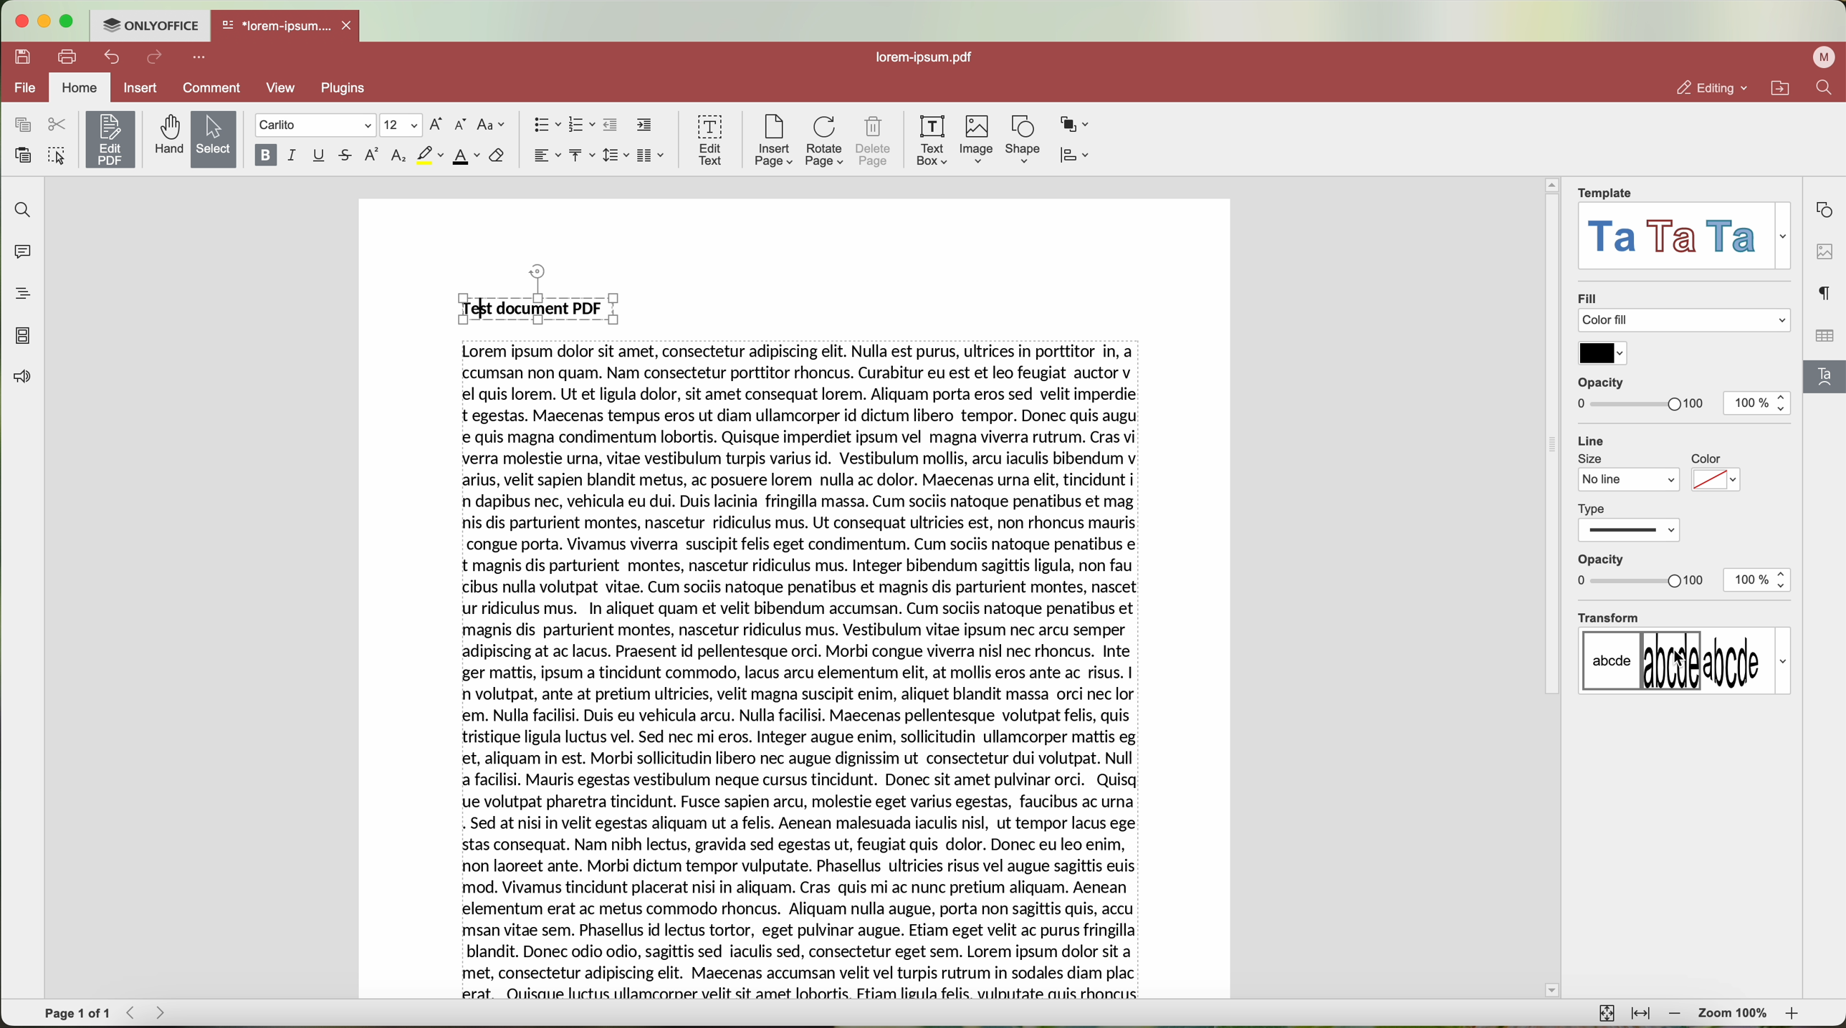  What do you see at coordinates (1640, 393) in the screenshot?
I see `opacity` at bounding box center [1640, 393].